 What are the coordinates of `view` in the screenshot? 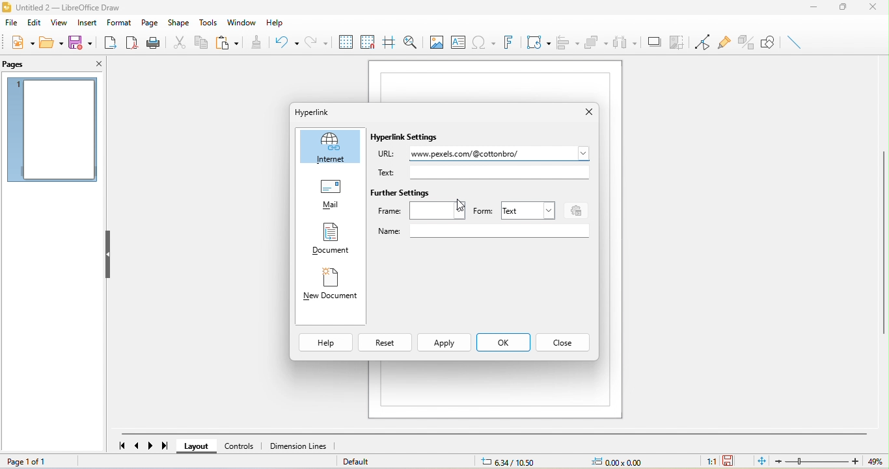 It's located at (59, 22).